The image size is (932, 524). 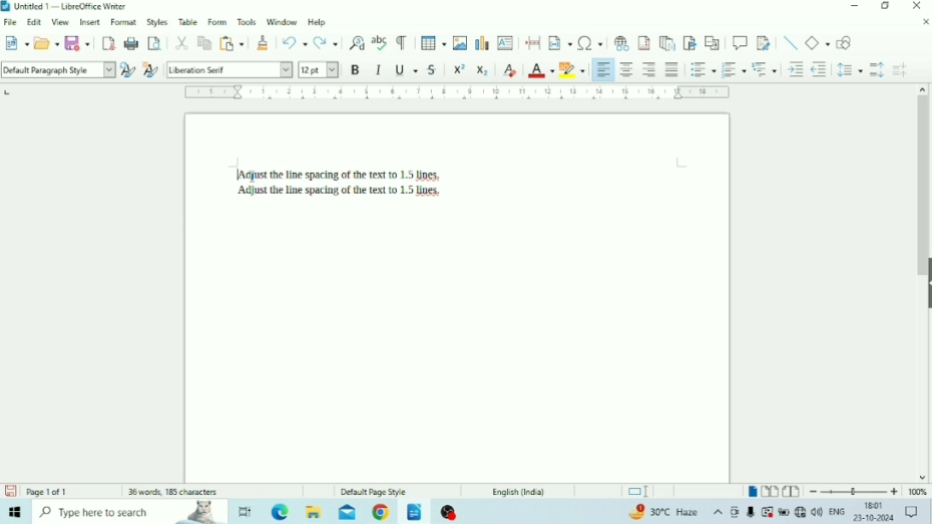 I want to click on Save, so click(x=10, y=491).